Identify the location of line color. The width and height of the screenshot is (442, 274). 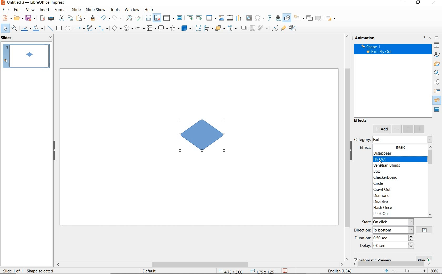
(26, 29).